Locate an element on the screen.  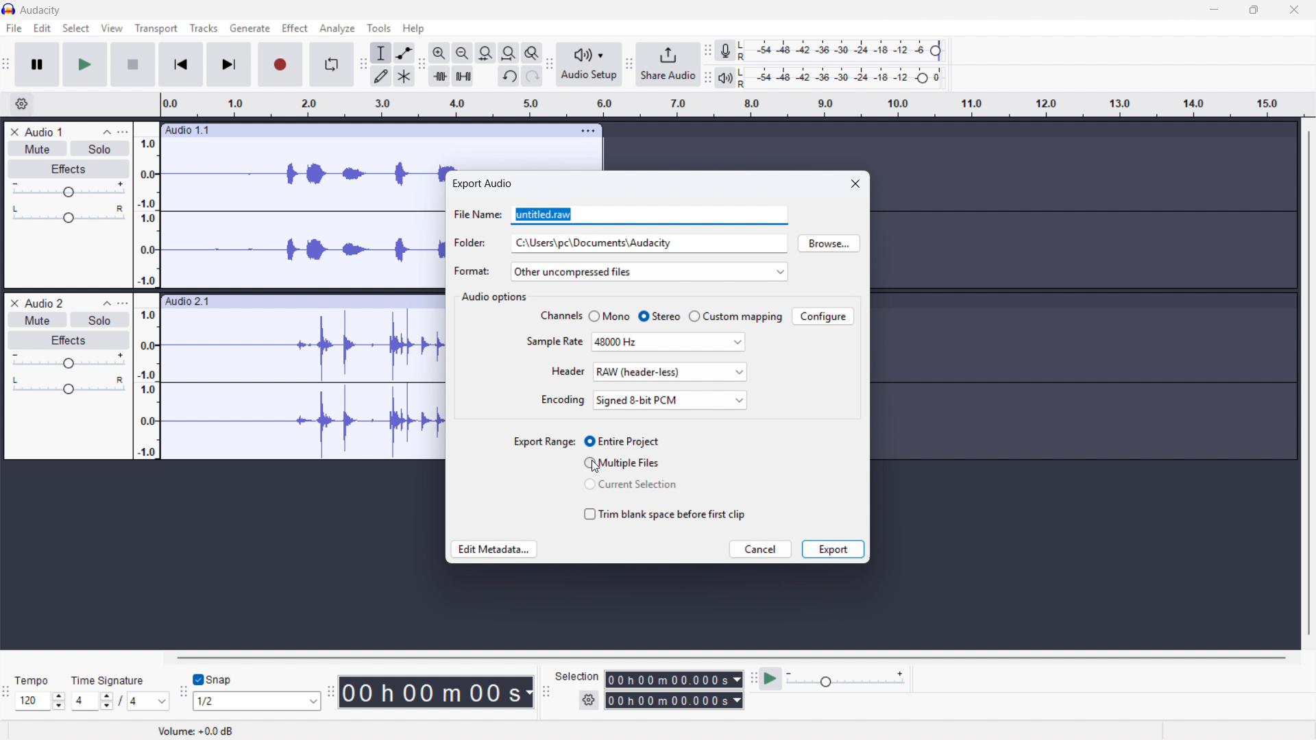
Trim audio outside selection is located at coordinates (439, 75).